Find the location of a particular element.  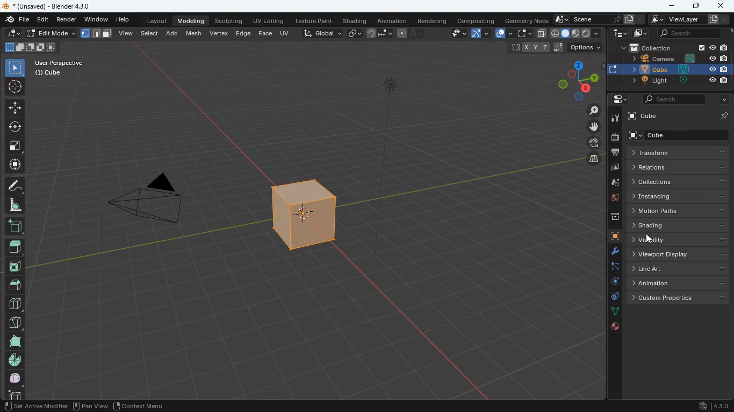

face is located at coordinates (265, 34).